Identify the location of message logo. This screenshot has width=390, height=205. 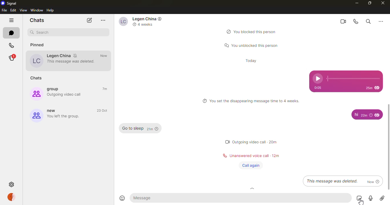
(225, 45).